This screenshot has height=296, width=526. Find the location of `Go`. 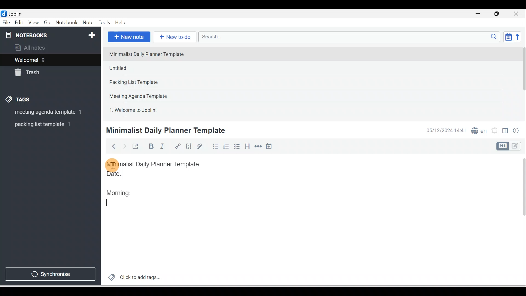

Go is located at coordinates (48, 23).